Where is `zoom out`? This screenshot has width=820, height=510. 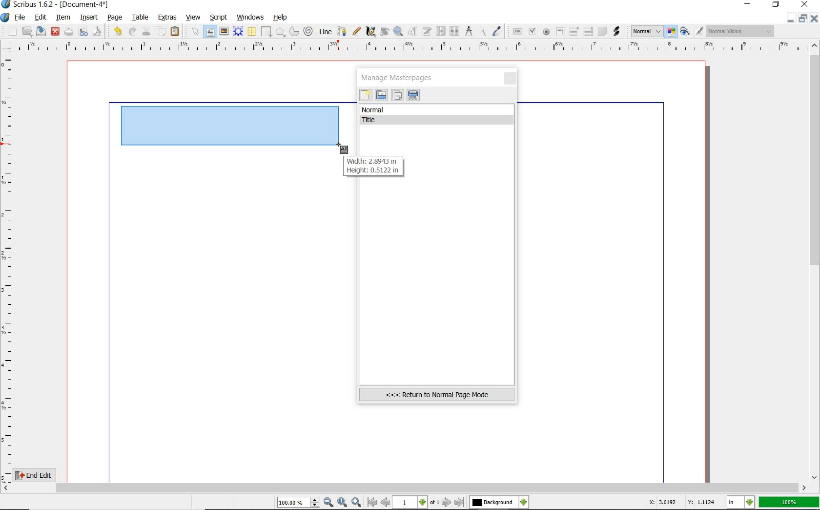 zoom out is located at coordinates (329, 503).